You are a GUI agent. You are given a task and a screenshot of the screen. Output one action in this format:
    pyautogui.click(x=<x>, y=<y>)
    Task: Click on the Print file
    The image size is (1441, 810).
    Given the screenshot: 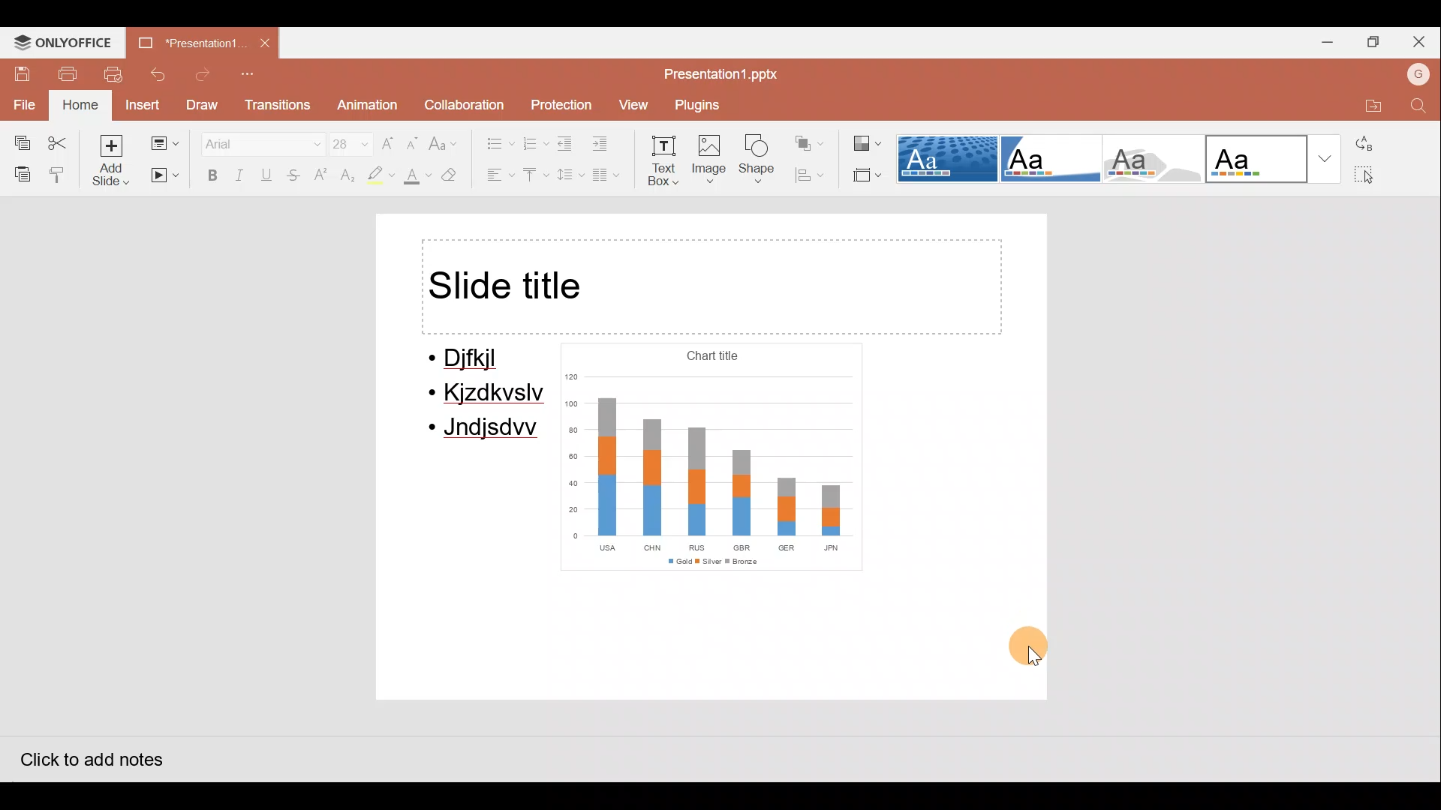 What is the action you would take?
    pyautogui.click(x=58, y=73)
    